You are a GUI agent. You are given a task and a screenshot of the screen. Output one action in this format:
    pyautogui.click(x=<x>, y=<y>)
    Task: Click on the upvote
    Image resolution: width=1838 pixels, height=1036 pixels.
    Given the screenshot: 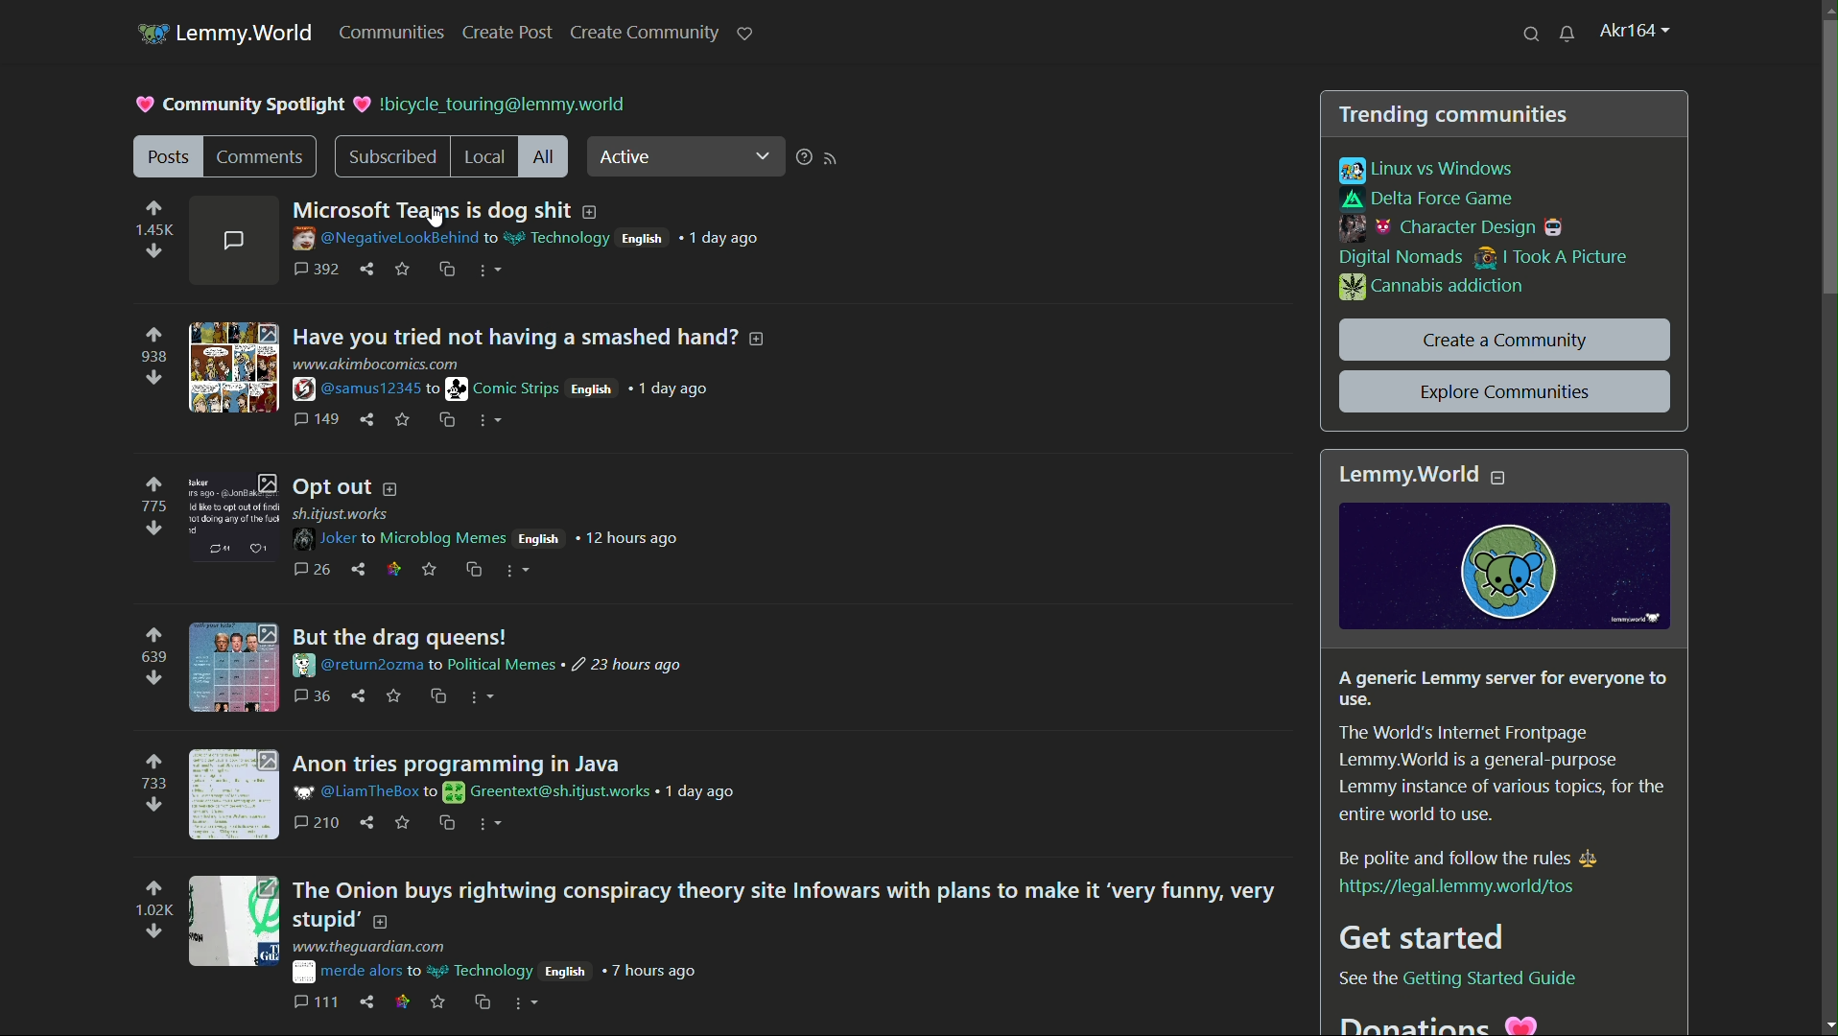 What is the action you would take?
    pyautogui.click(x=153, y=336)
    